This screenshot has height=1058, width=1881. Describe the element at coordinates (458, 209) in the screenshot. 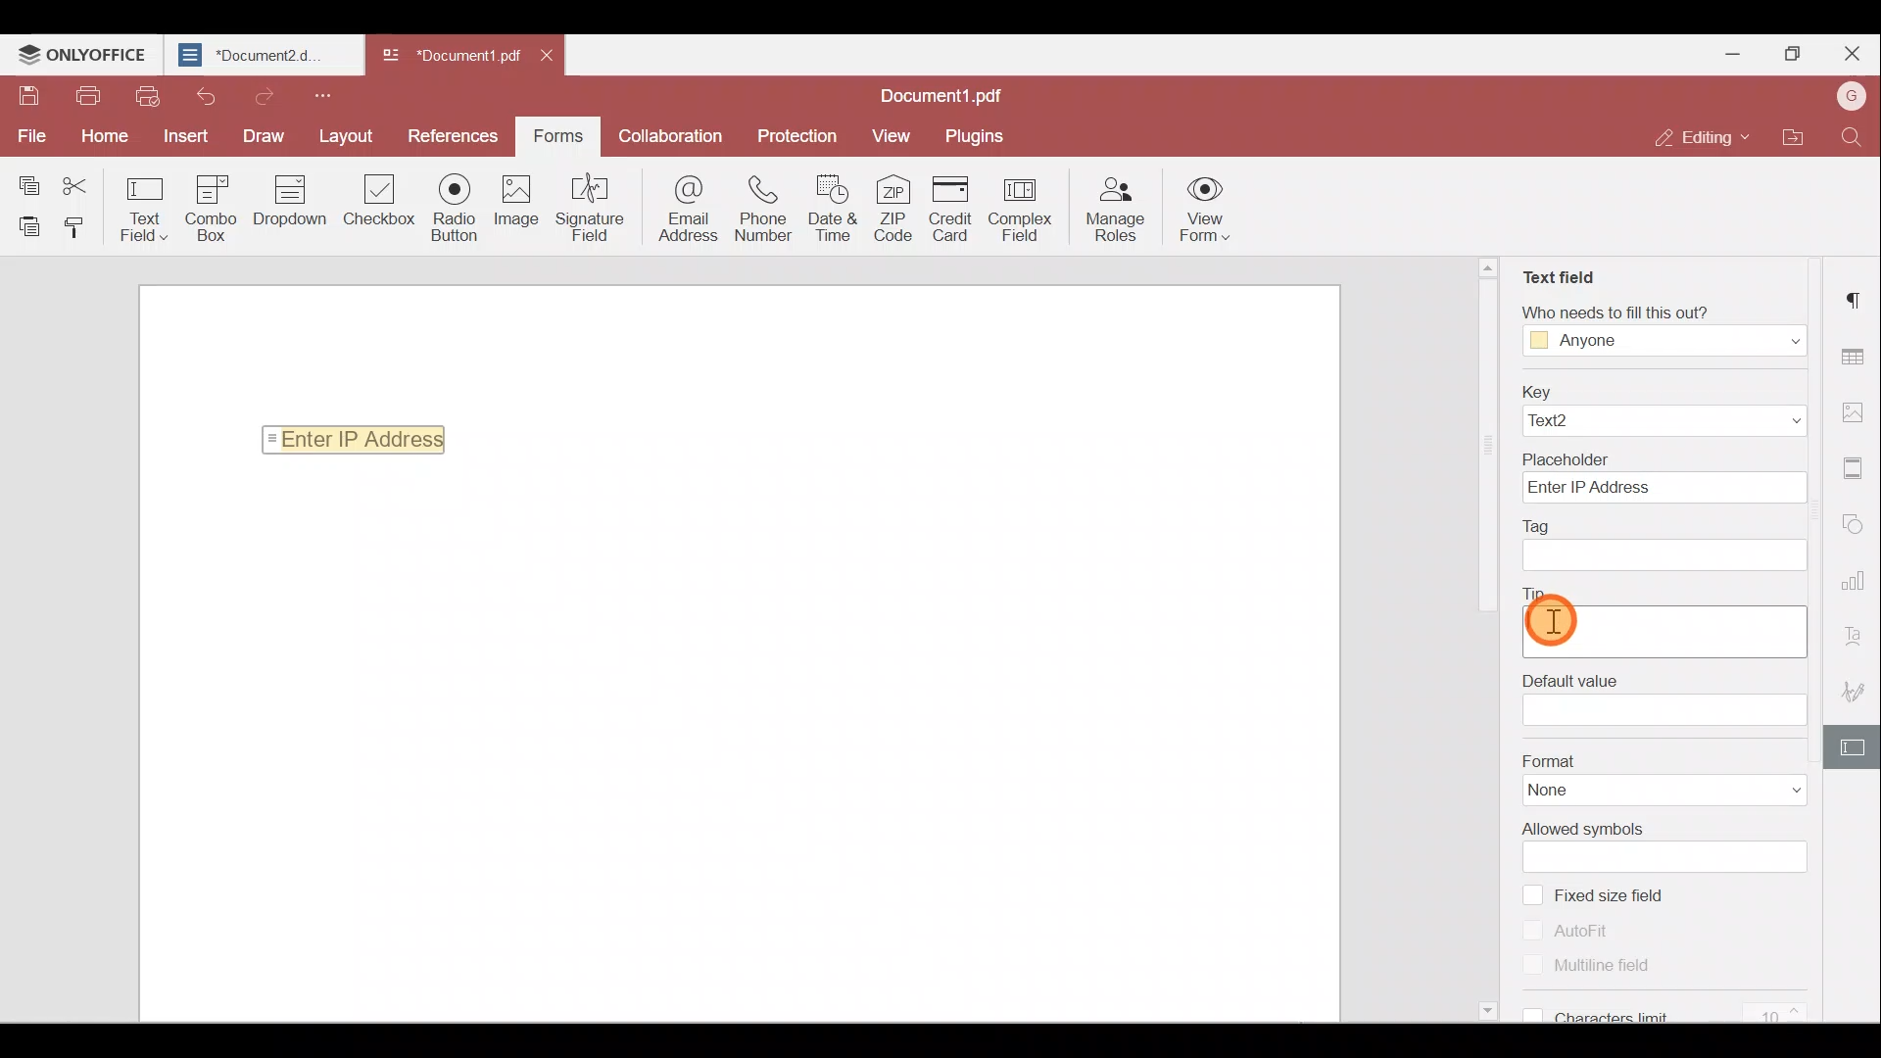

I see `Radio button` at that location.